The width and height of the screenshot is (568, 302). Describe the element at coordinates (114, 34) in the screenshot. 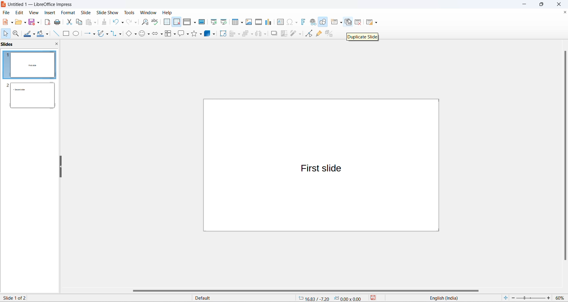

I see `connectors` at that location.